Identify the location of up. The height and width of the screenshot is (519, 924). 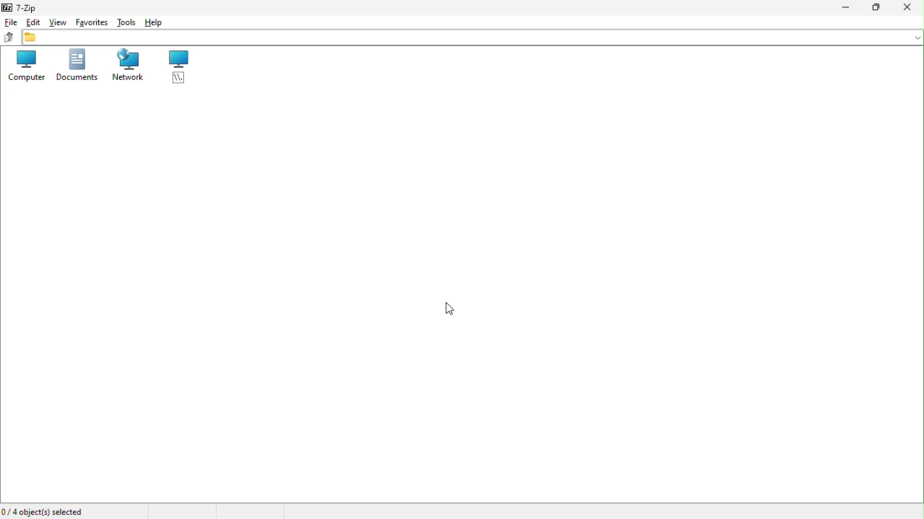
(10, 38).